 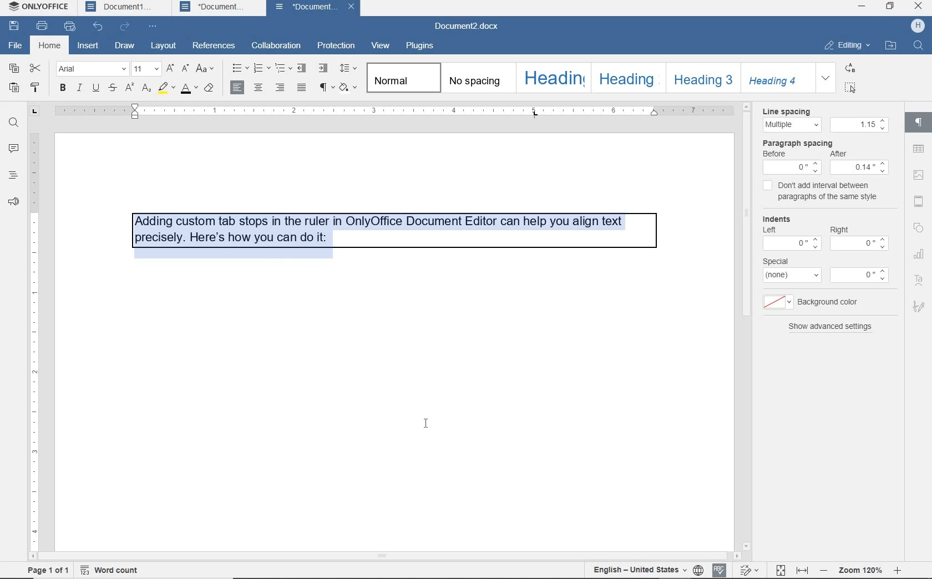 I want to click on heading 3, so click(x=703, y=79).